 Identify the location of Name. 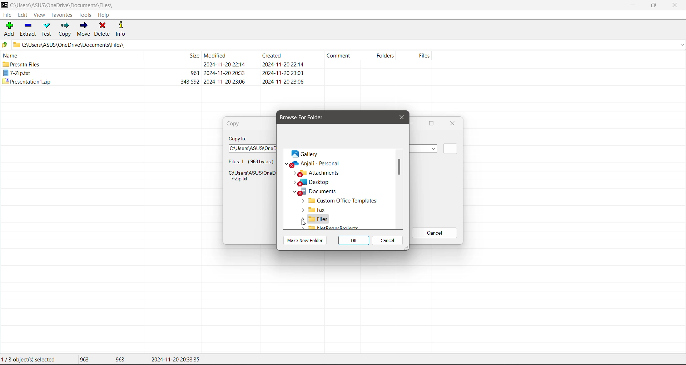
(12, 55).